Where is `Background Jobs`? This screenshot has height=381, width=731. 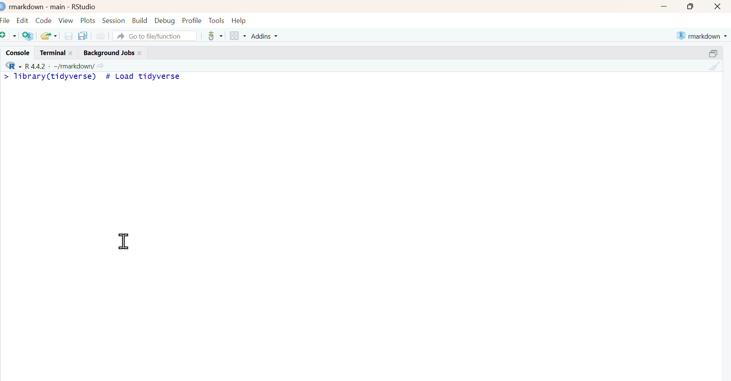 Background Jobs is located at coordinates (108, 52).